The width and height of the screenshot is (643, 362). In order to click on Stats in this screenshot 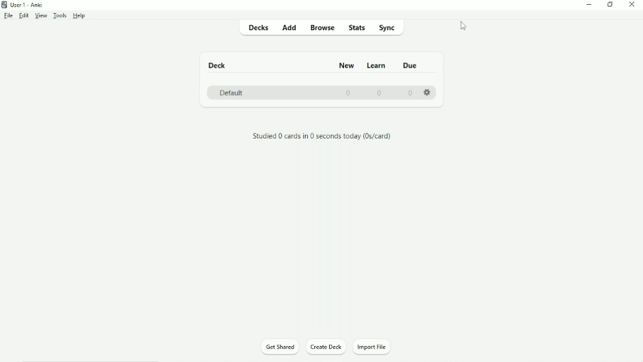, I will do `click(357, 27)`.